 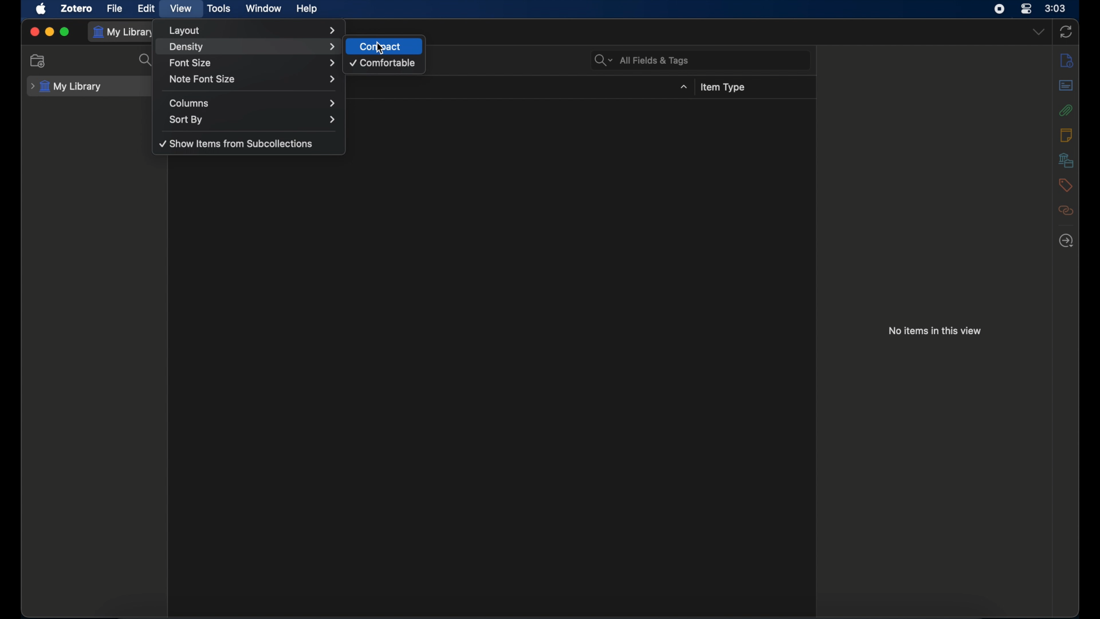 What do you see at coordinates (1026, 9) in the screenshot?
I see `control center` at bounding box center [1026, 9].